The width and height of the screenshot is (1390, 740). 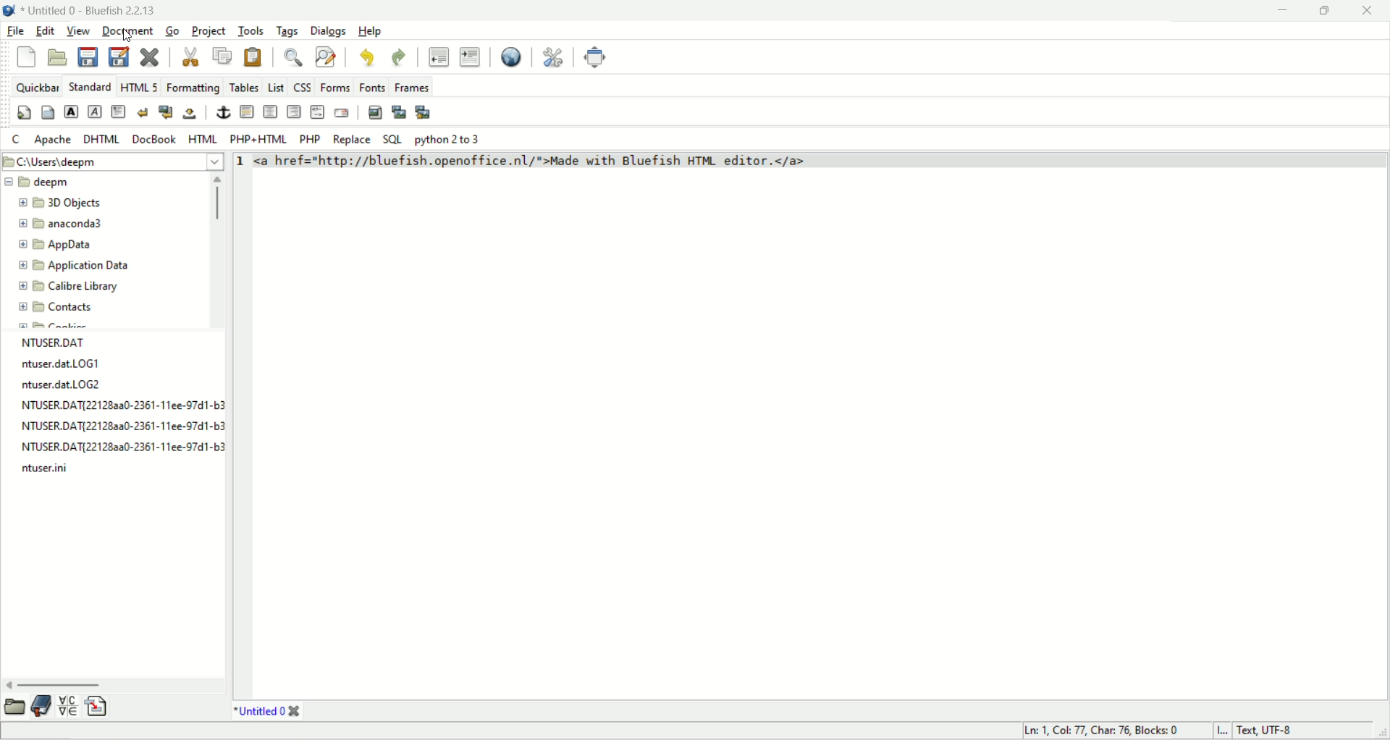 What do you see at coordinates (237, 164) in the screenshot?
I see `line number` at bounding box center [237, 164].